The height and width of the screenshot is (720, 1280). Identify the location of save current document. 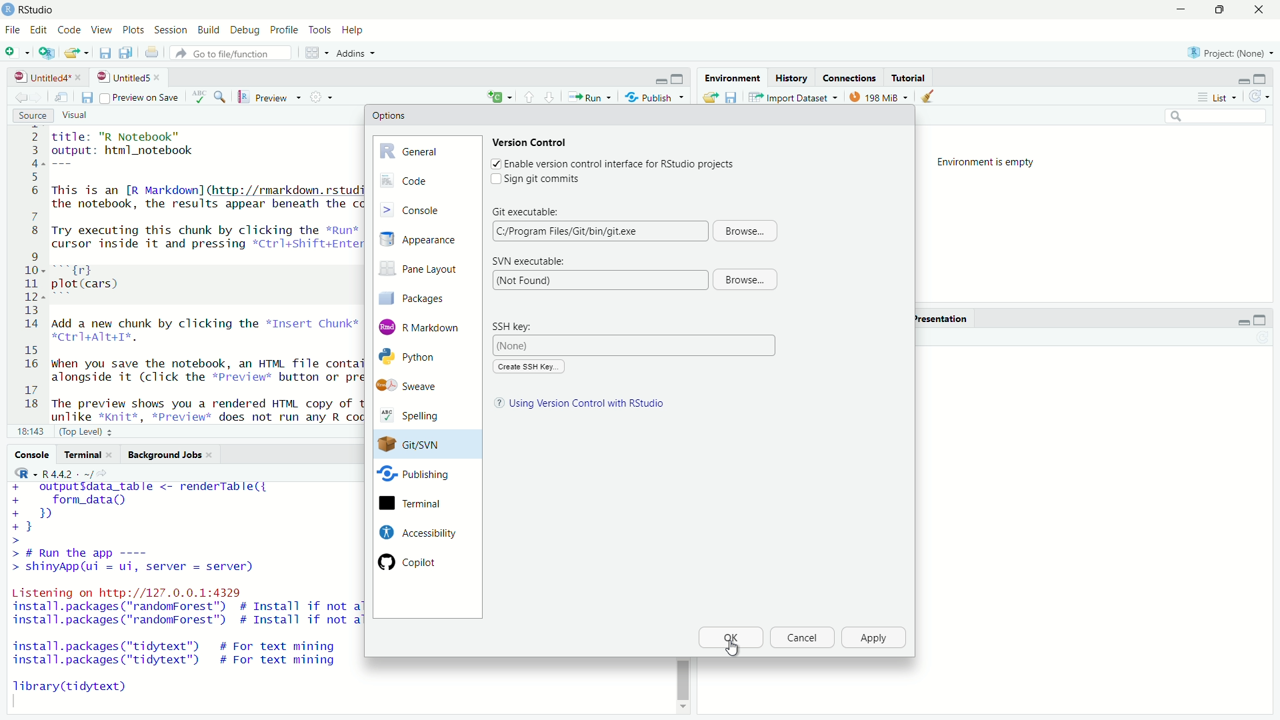
(105, 53).